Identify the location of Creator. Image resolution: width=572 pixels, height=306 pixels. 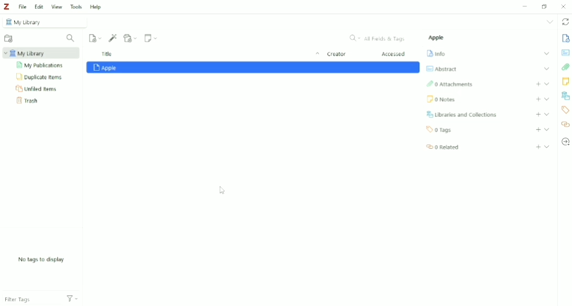
(336, 55).